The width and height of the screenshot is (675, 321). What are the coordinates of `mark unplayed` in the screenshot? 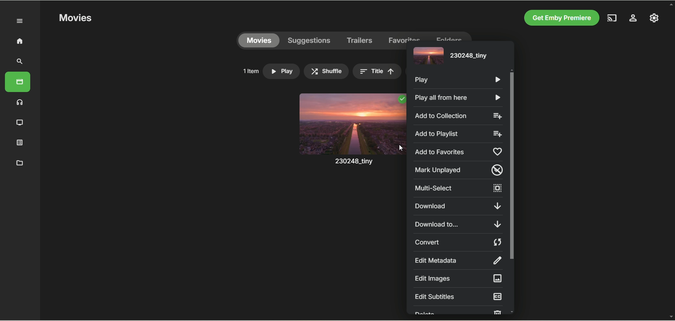 It's located at (459, 170).